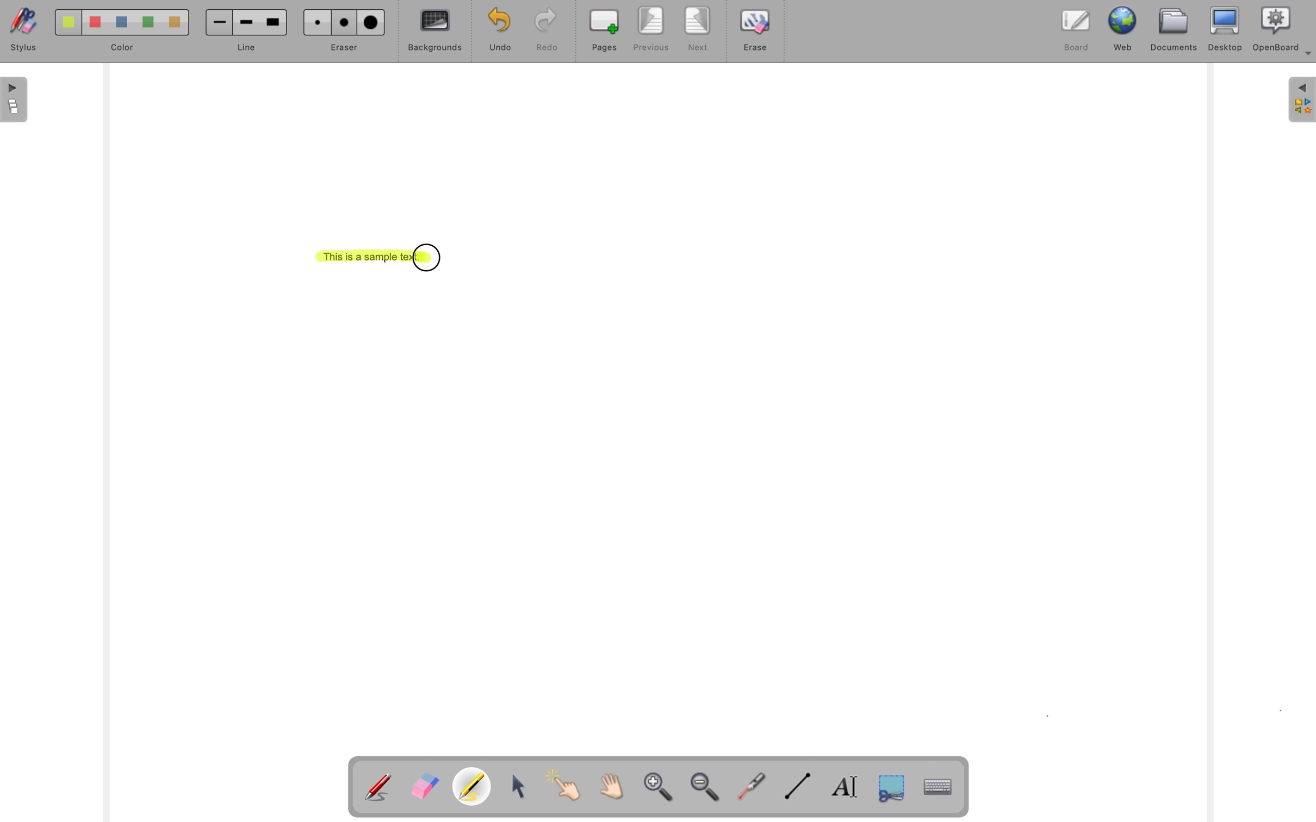 This screenshot has height=822, width=1316. What do you see at coordinates (661, 787) in the screenshot?
I see `zoom in` at bounding box center [661, 787].